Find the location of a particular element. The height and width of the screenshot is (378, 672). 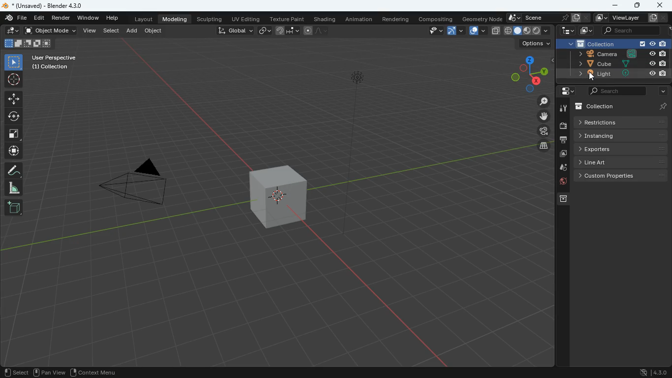

select is located at coordinates (111, 31).